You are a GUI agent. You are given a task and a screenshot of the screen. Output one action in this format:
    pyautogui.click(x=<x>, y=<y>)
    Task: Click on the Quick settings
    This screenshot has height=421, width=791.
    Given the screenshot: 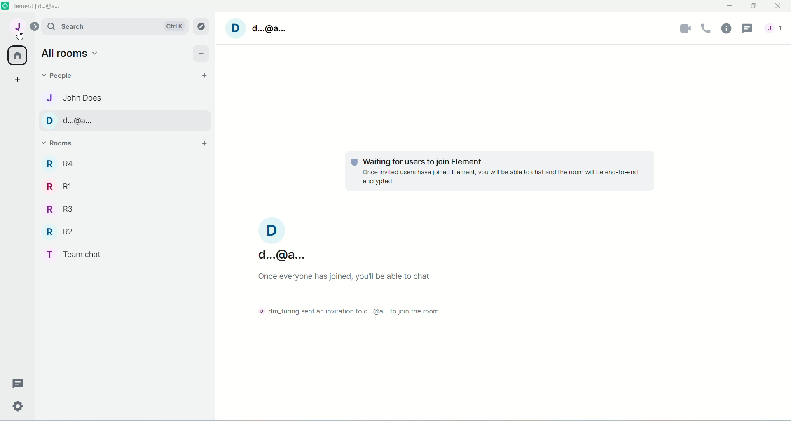 What is the action you would take?
    pyautogui.click(x=19, y=405)
    